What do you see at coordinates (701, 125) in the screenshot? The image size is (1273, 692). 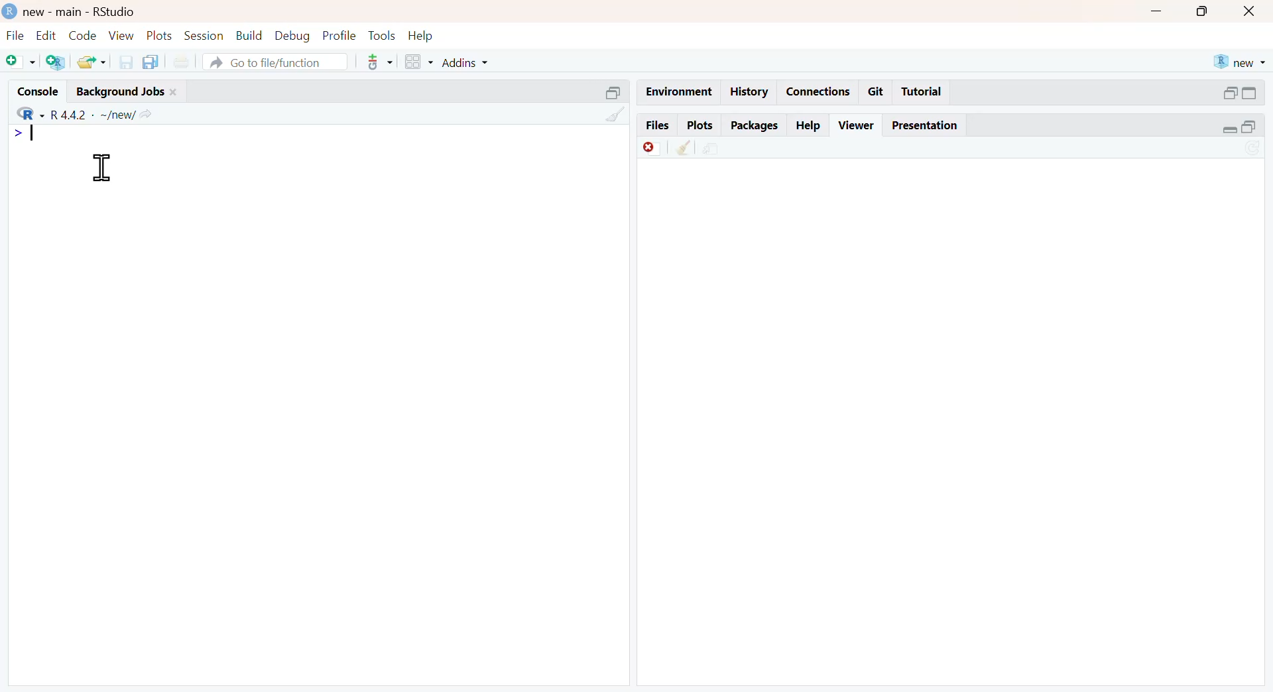 I see `plots` at bounding box center [701, 125].